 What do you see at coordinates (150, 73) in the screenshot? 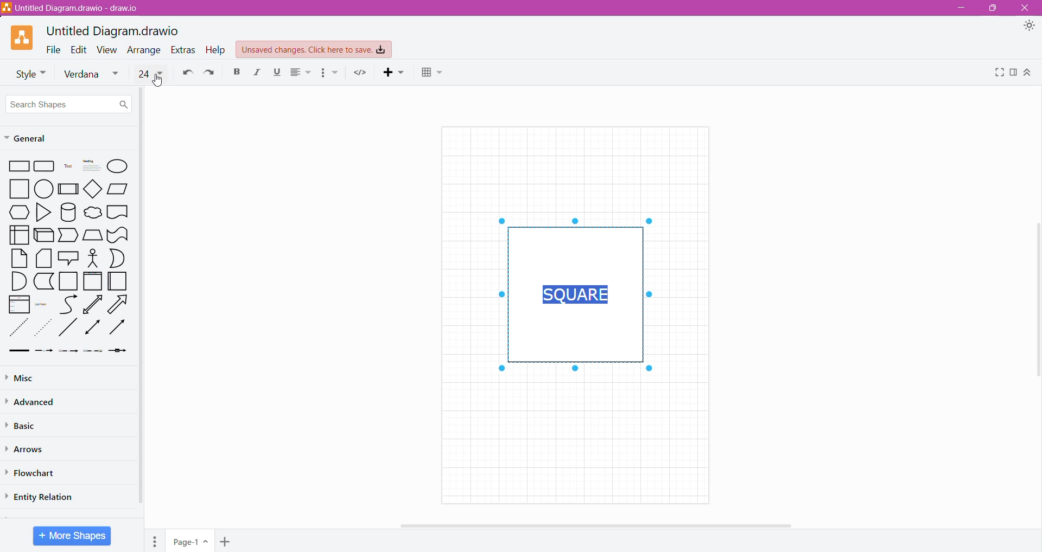
I see `Font size` at bounding box center [150, 73].